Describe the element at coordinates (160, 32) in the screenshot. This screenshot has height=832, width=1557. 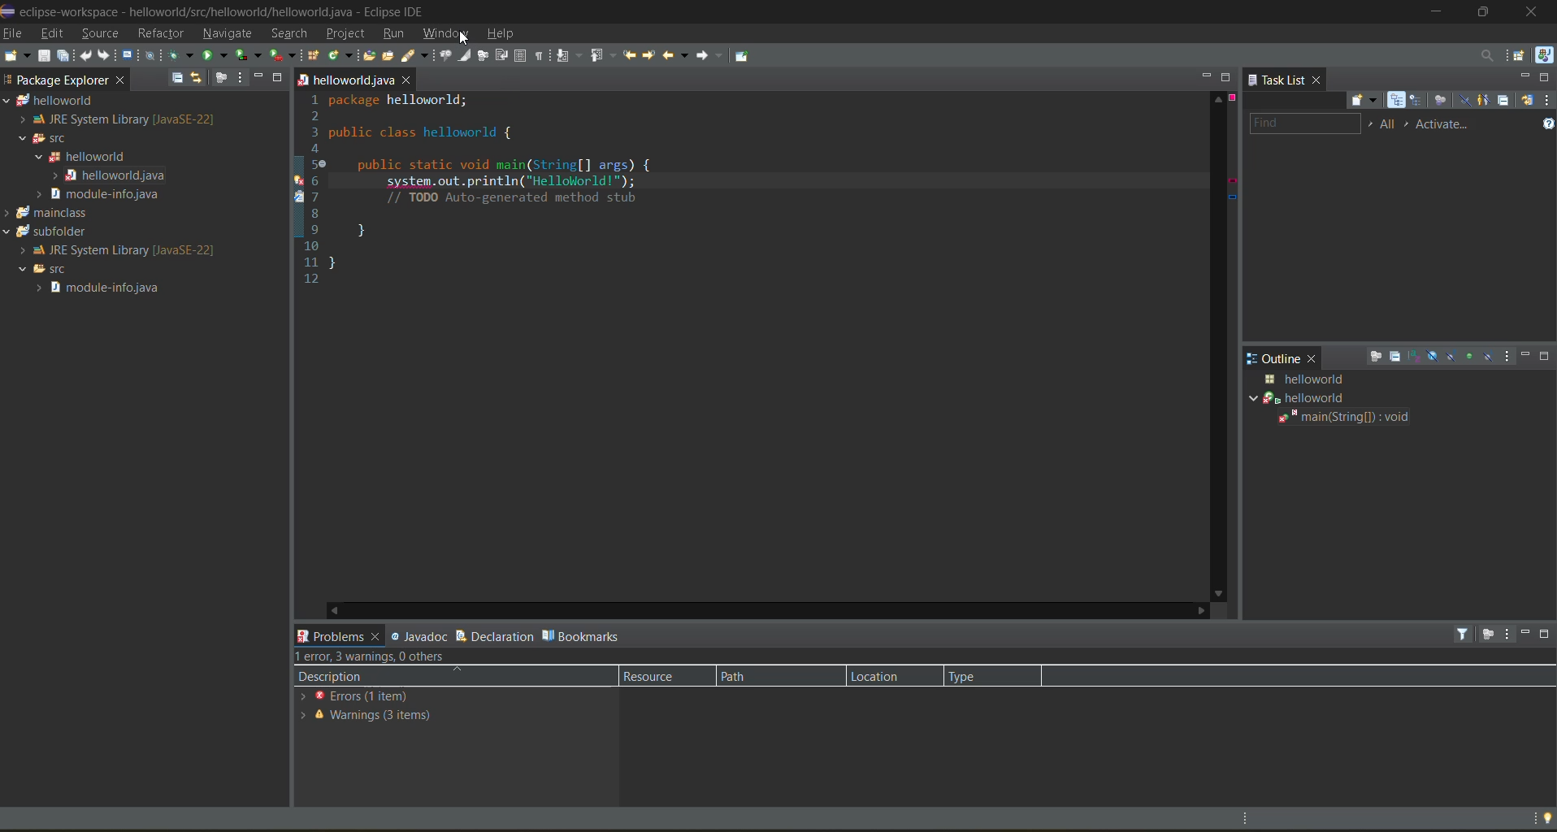
I see `refractor` at that location.